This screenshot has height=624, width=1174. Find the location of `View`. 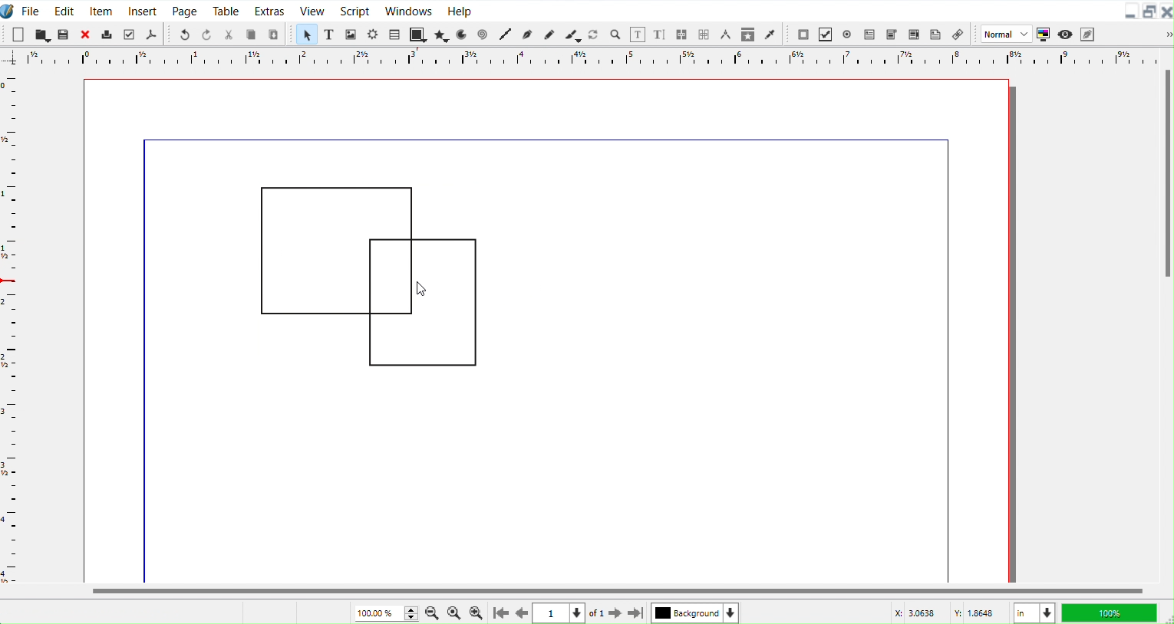

View is located at coordinates (311, 10).